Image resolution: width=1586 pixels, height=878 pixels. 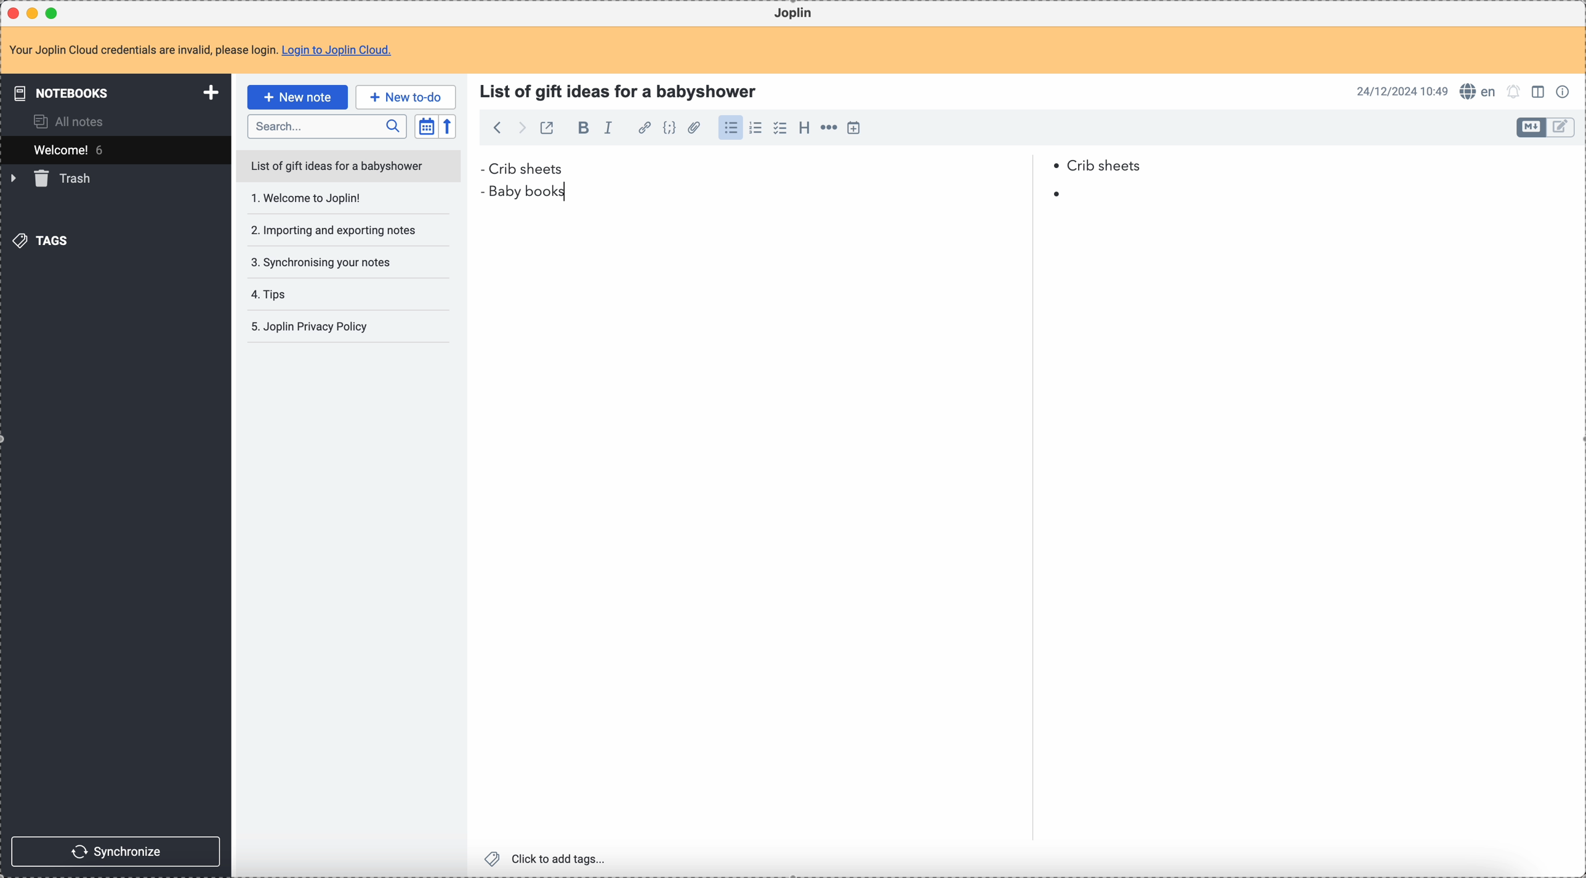 What do you see at coordinates (499, 127) in the screenshot?
I see `back` at bounding box center [499, 127].